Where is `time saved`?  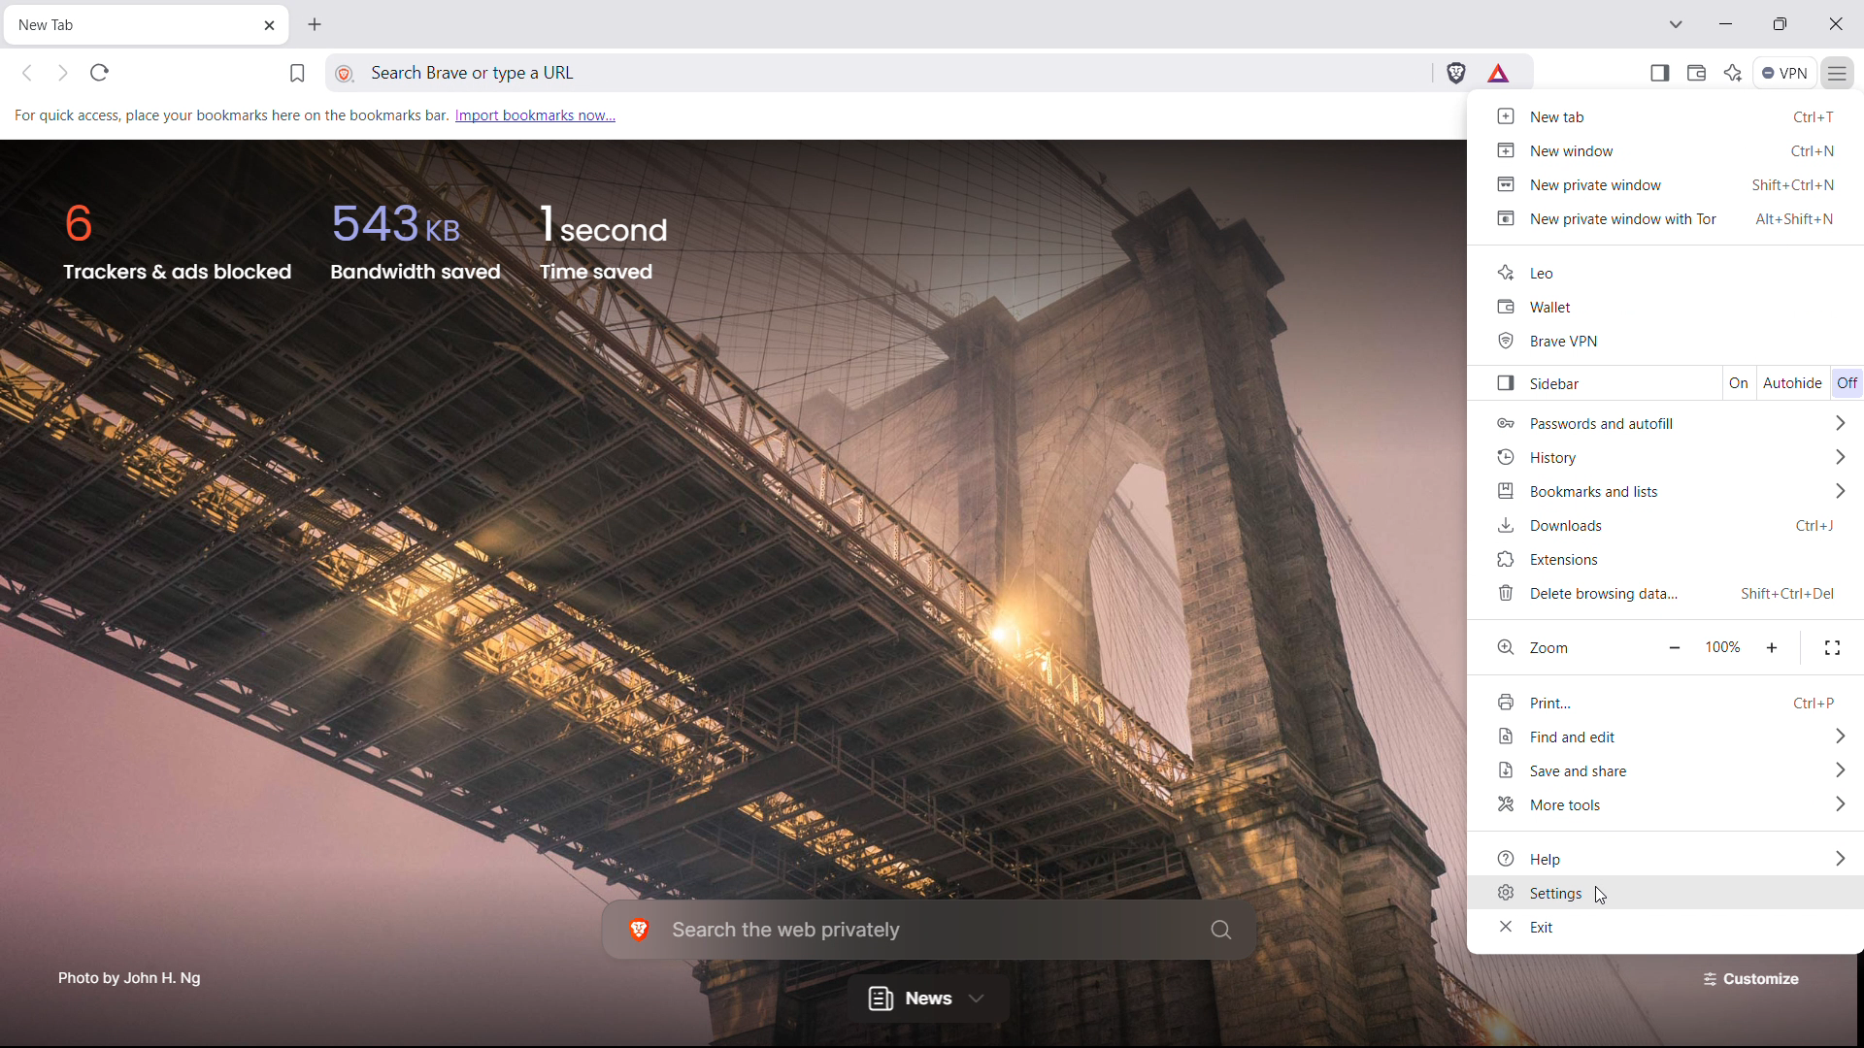 time saved is located at coordinates (607, 271).